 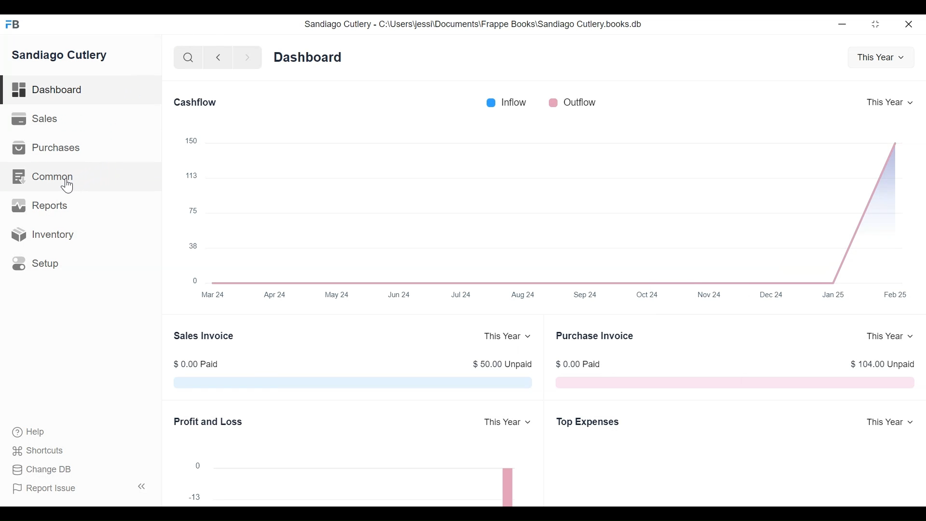 I want to click on Frappe Books Desktop icon, so click(x=12, y=24).